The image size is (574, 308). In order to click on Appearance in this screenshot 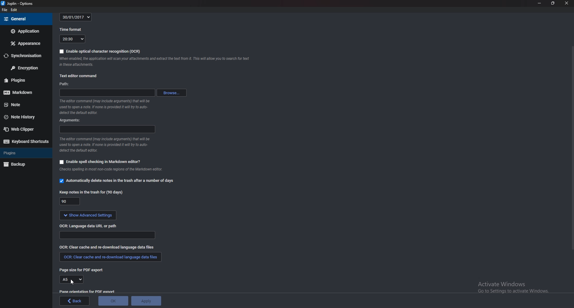, I will do `click(25, 43)`.